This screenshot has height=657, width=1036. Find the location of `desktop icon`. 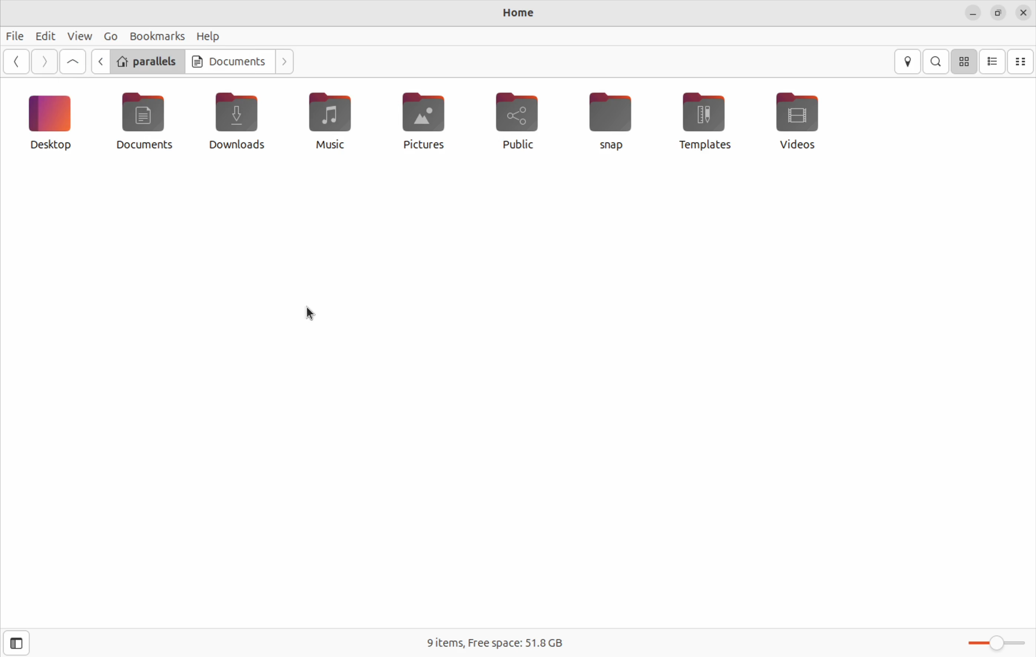

desktop icon is located at coordinates (55, 122).